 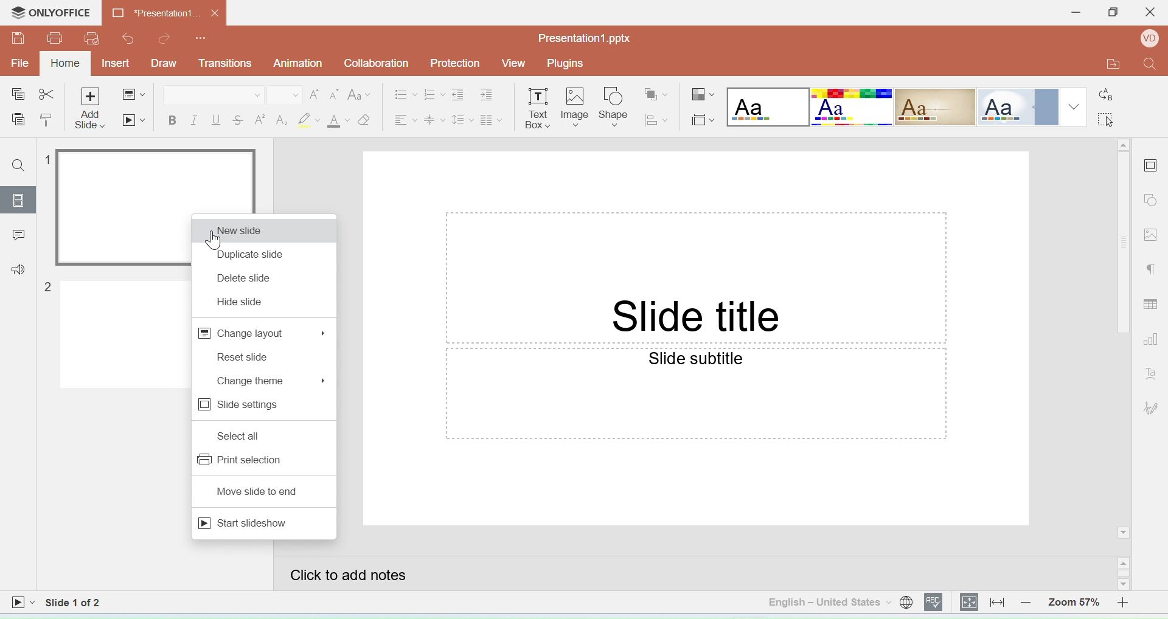 What do you see at coordinates (703, 95) in the screenshot?
I see `Change color theme` at bounding box center [703, 95].